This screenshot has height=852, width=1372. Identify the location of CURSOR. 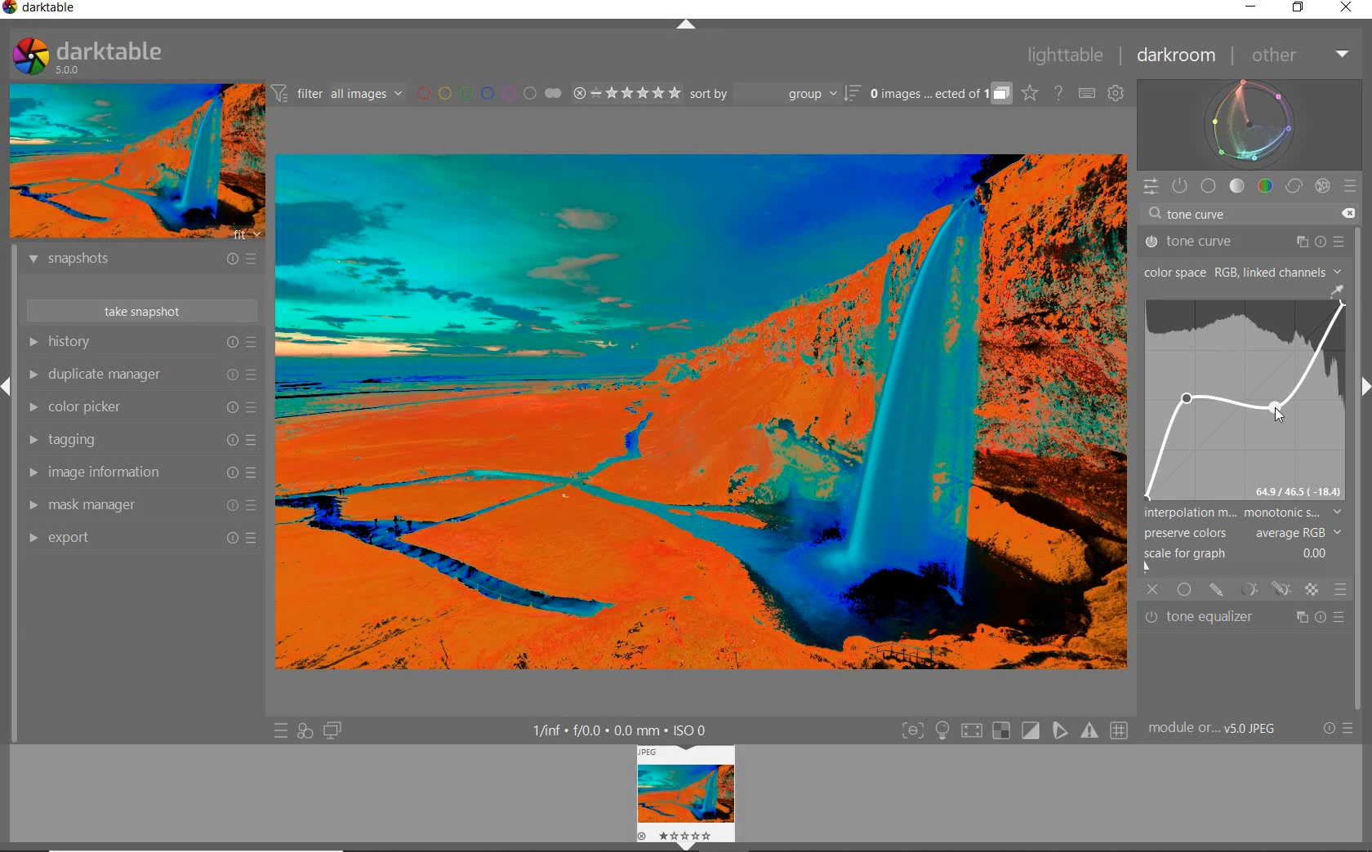
(1187, 401).